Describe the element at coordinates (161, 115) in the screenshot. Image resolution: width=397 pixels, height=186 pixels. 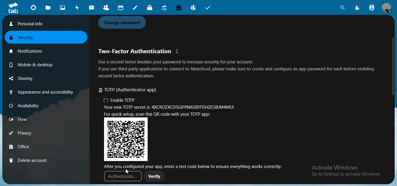
I see `scan qr code` at that location.